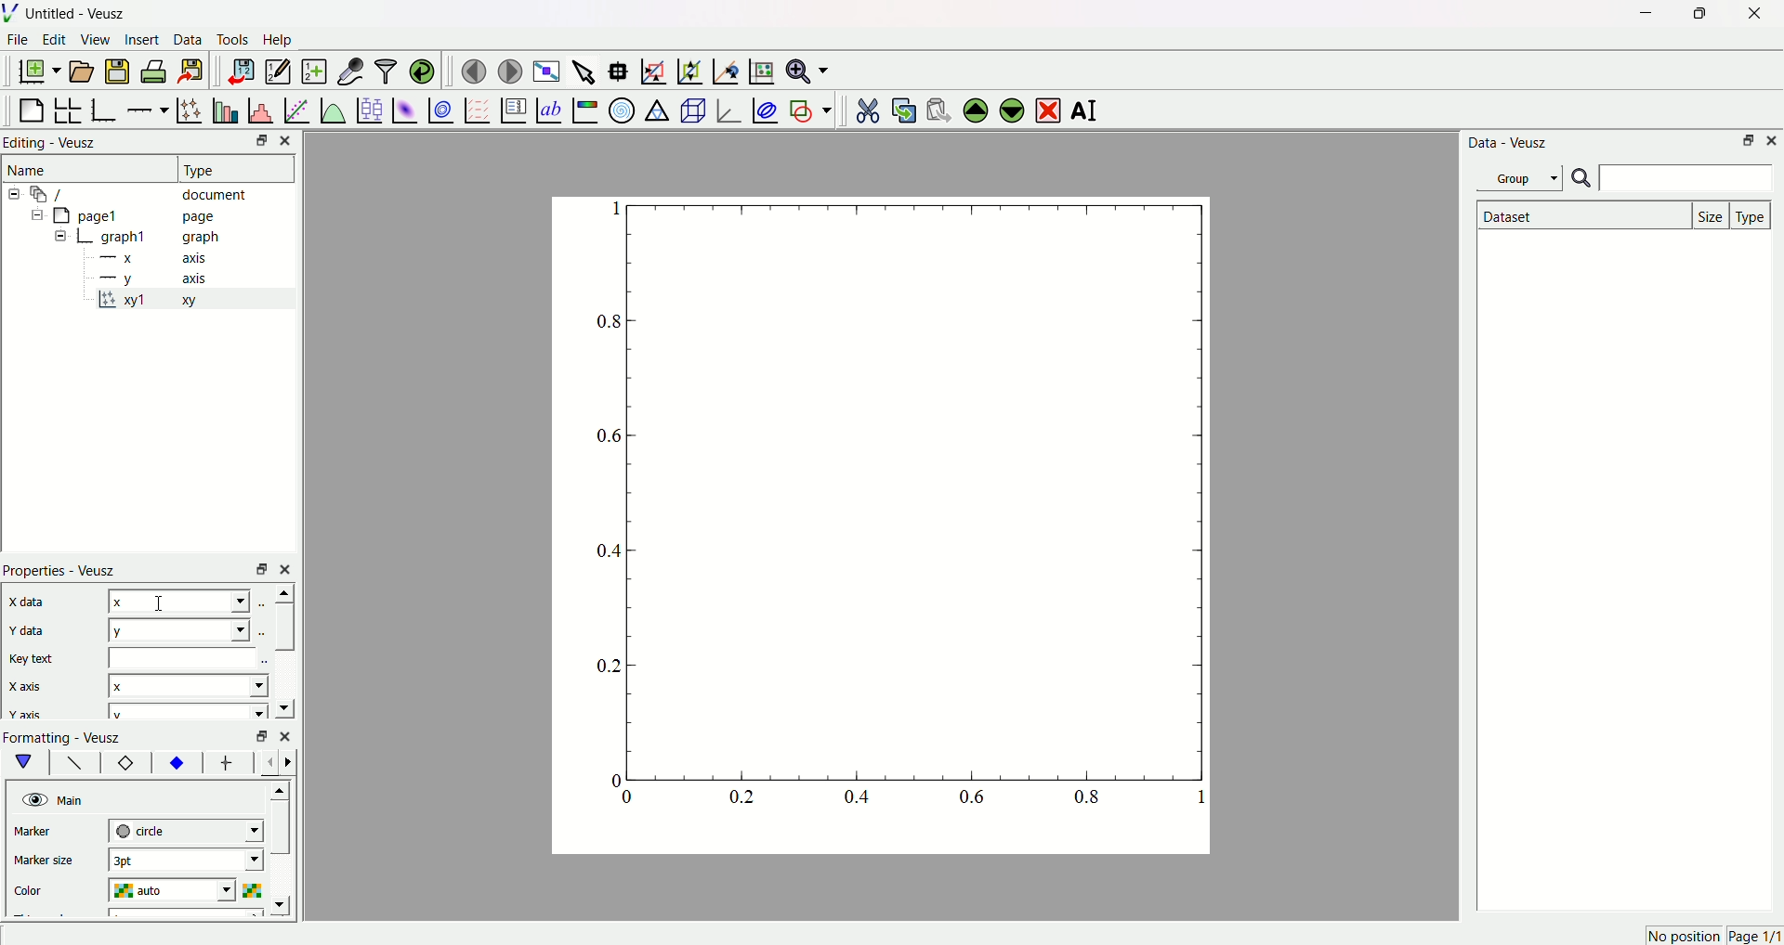 Image resolution: width=1784 pixels, height=945 pixels. Describe the element at coordinates (283, 40) in the screenshot. I see `Help` at that location.